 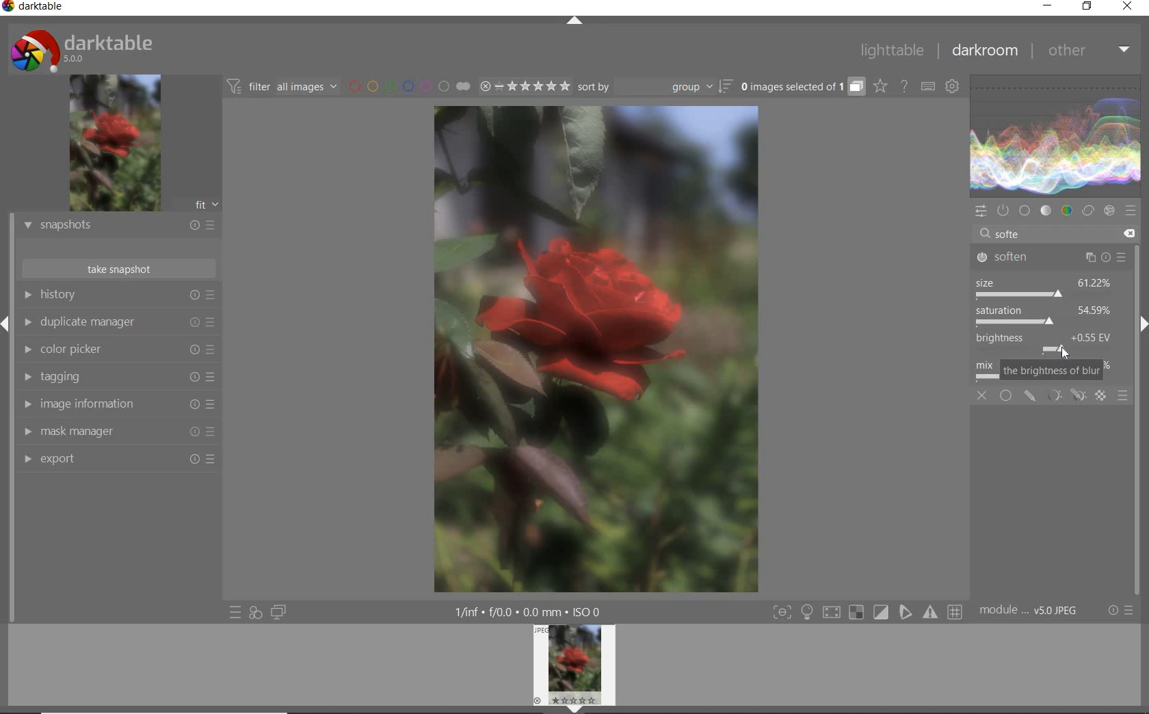 What do you see at coordinates (1087, 211) in the screenshot?
I see `correct` at bounding box center [1087, 211].